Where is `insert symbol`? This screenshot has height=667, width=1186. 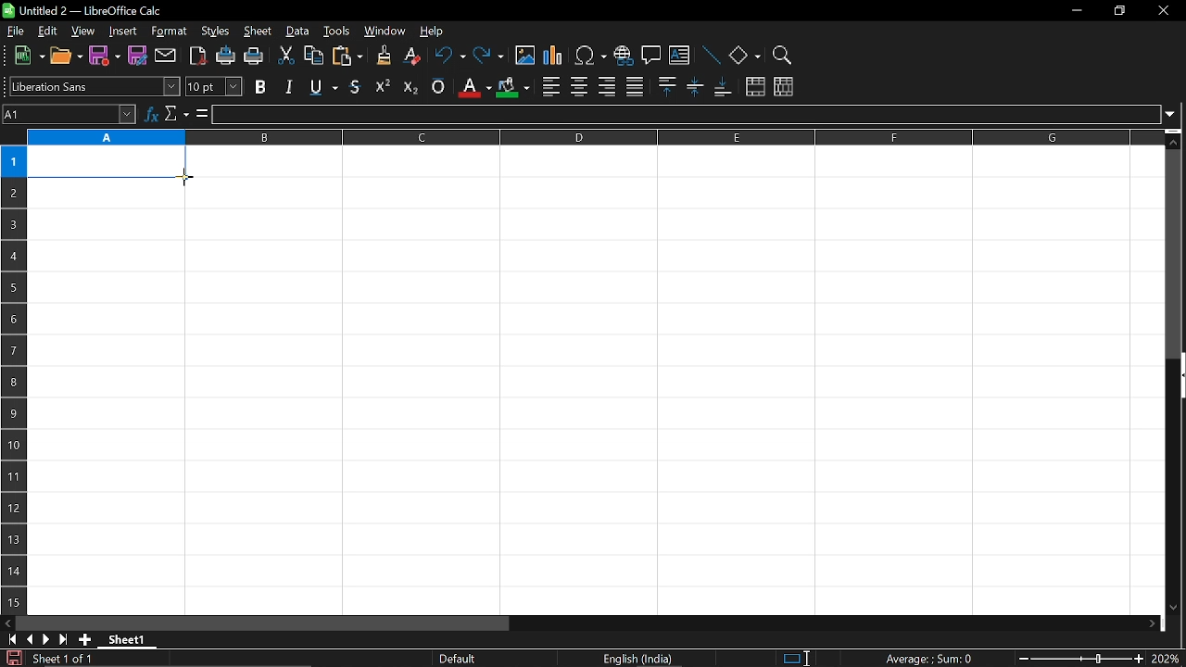
insert symbol is located at coordinates (591, 55).